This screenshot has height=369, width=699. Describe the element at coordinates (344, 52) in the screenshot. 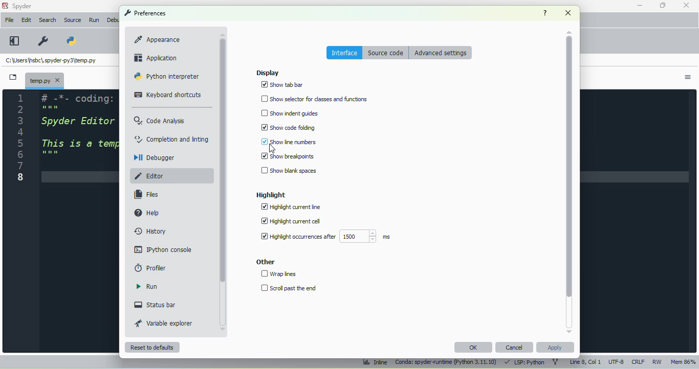

I see `interface` at that location.